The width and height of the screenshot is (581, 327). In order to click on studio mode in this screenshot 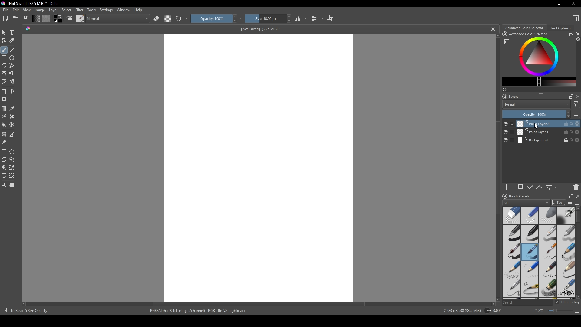, I will do `click(301, 18)`.